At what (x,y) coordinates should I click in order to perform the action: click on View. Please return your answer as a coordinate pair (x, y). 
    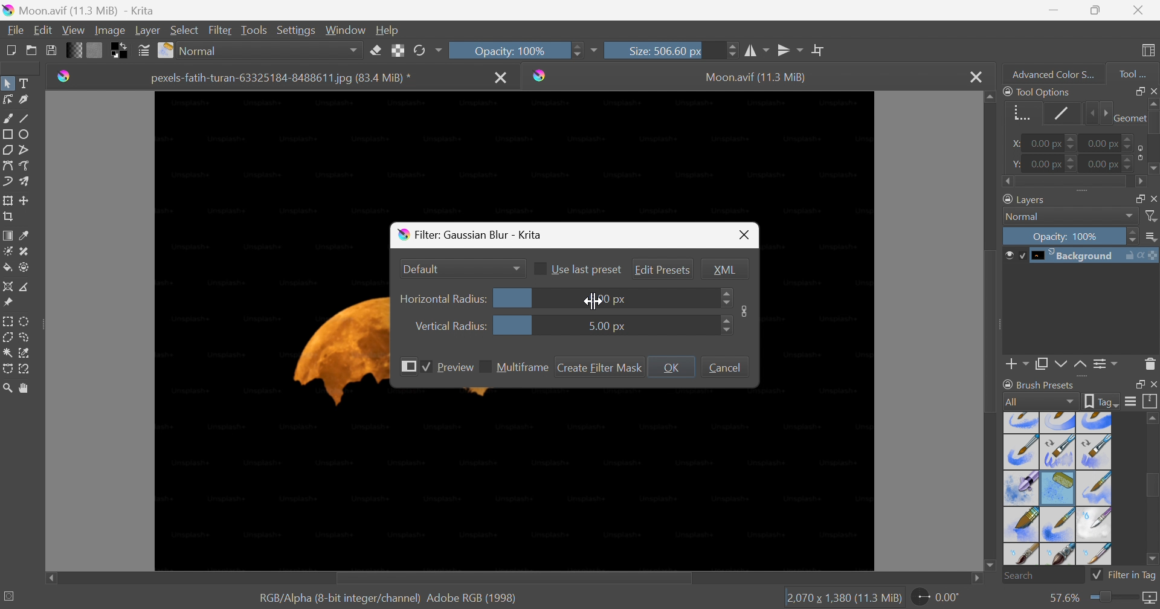
    Looking at the image, I should click on (73, 31).